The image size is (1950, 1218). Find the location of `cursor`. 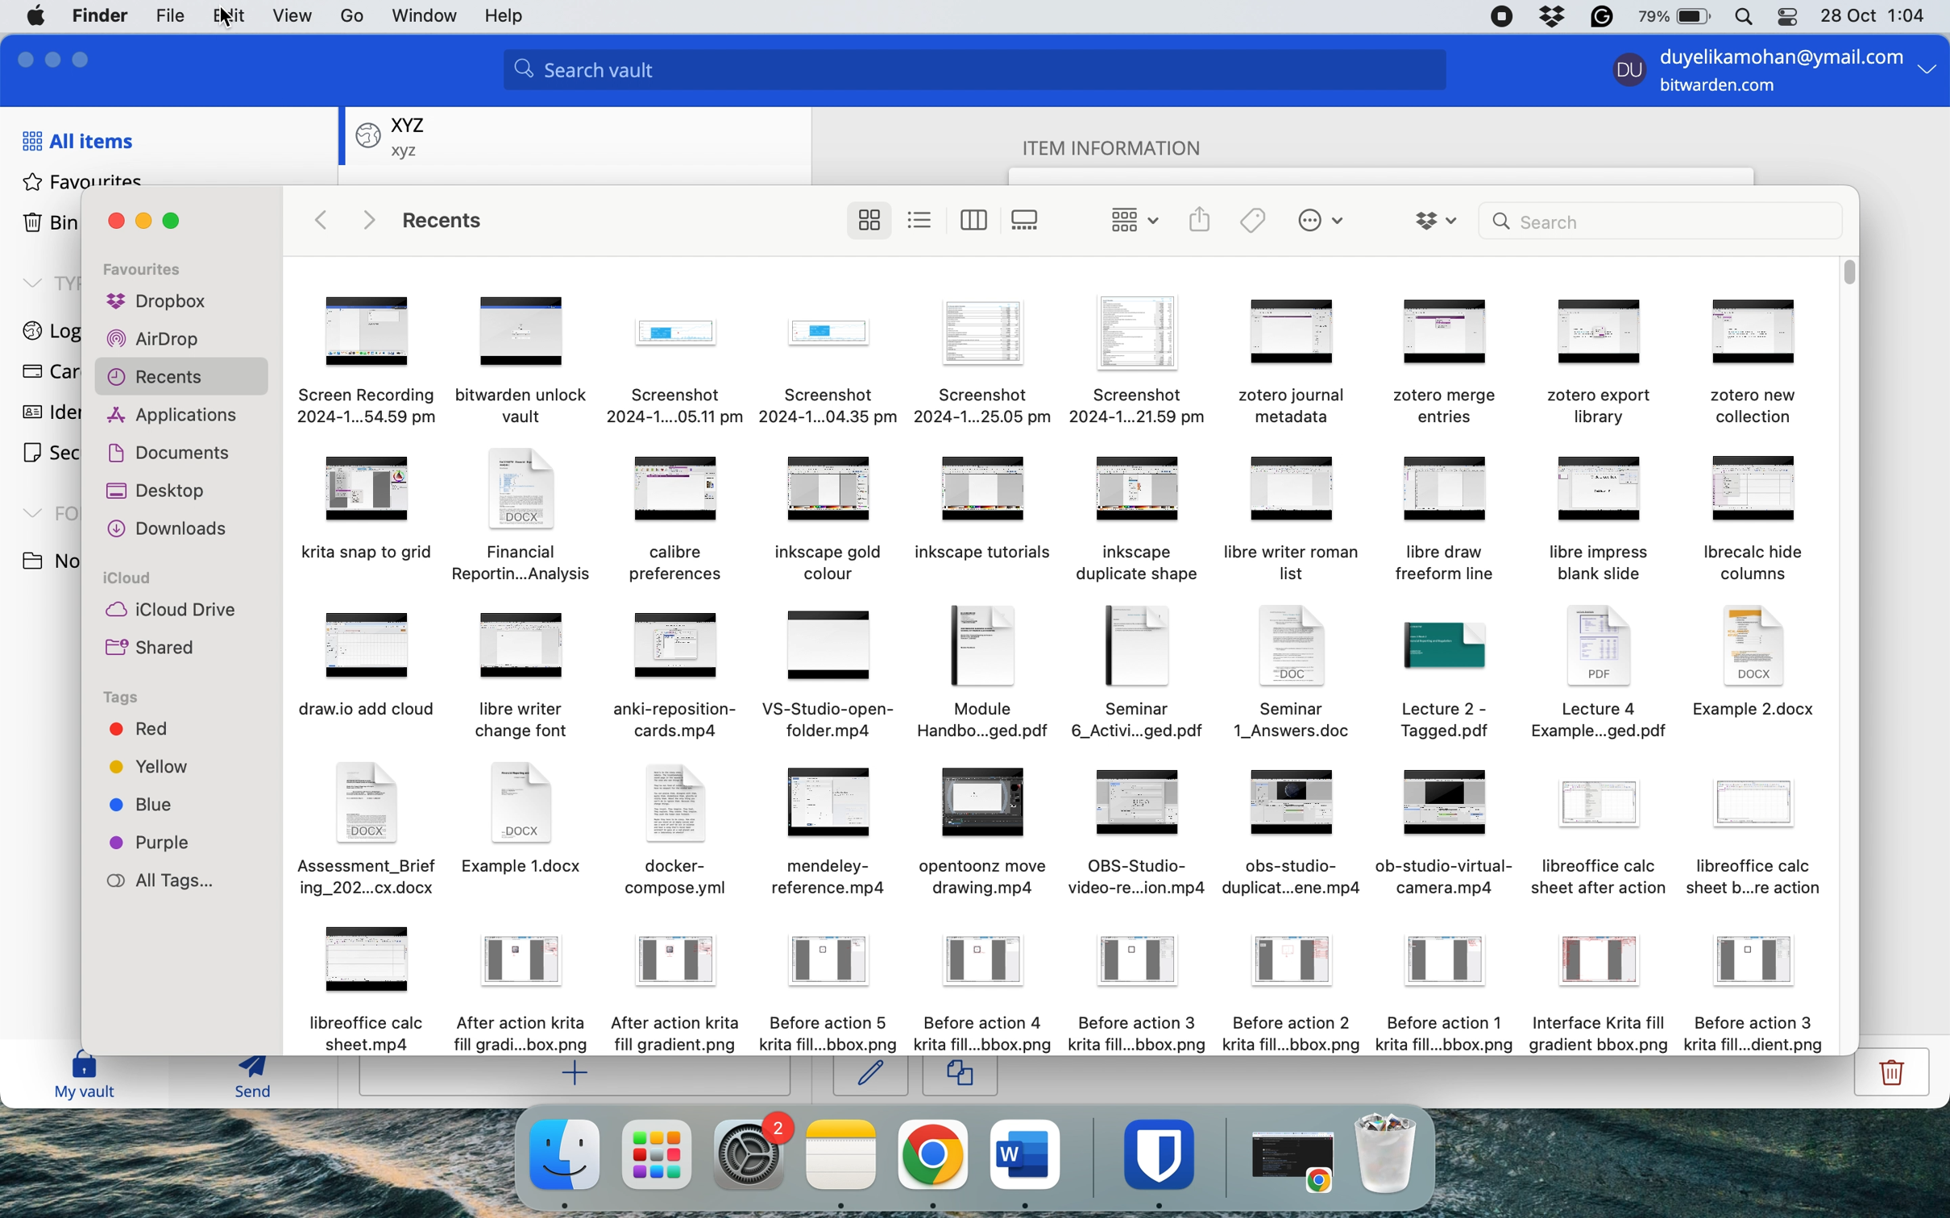

cursor is located at coordinates (567, 1190).